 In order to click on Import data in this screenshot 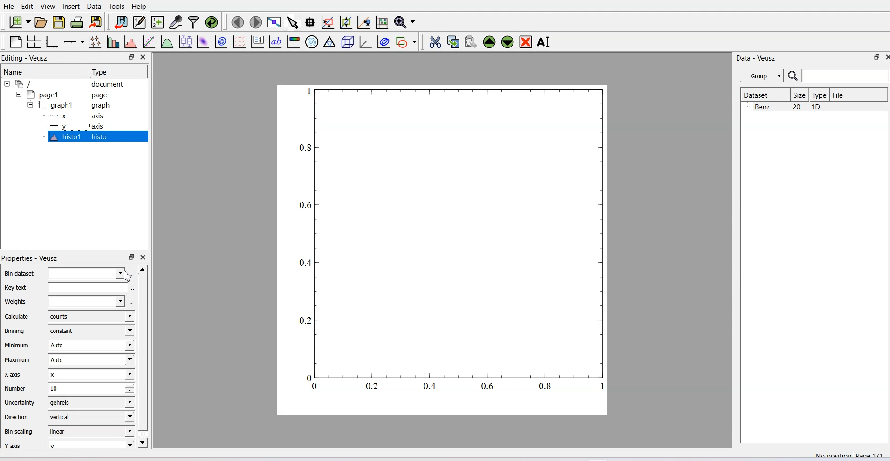, I will do `click(121, 22)`.